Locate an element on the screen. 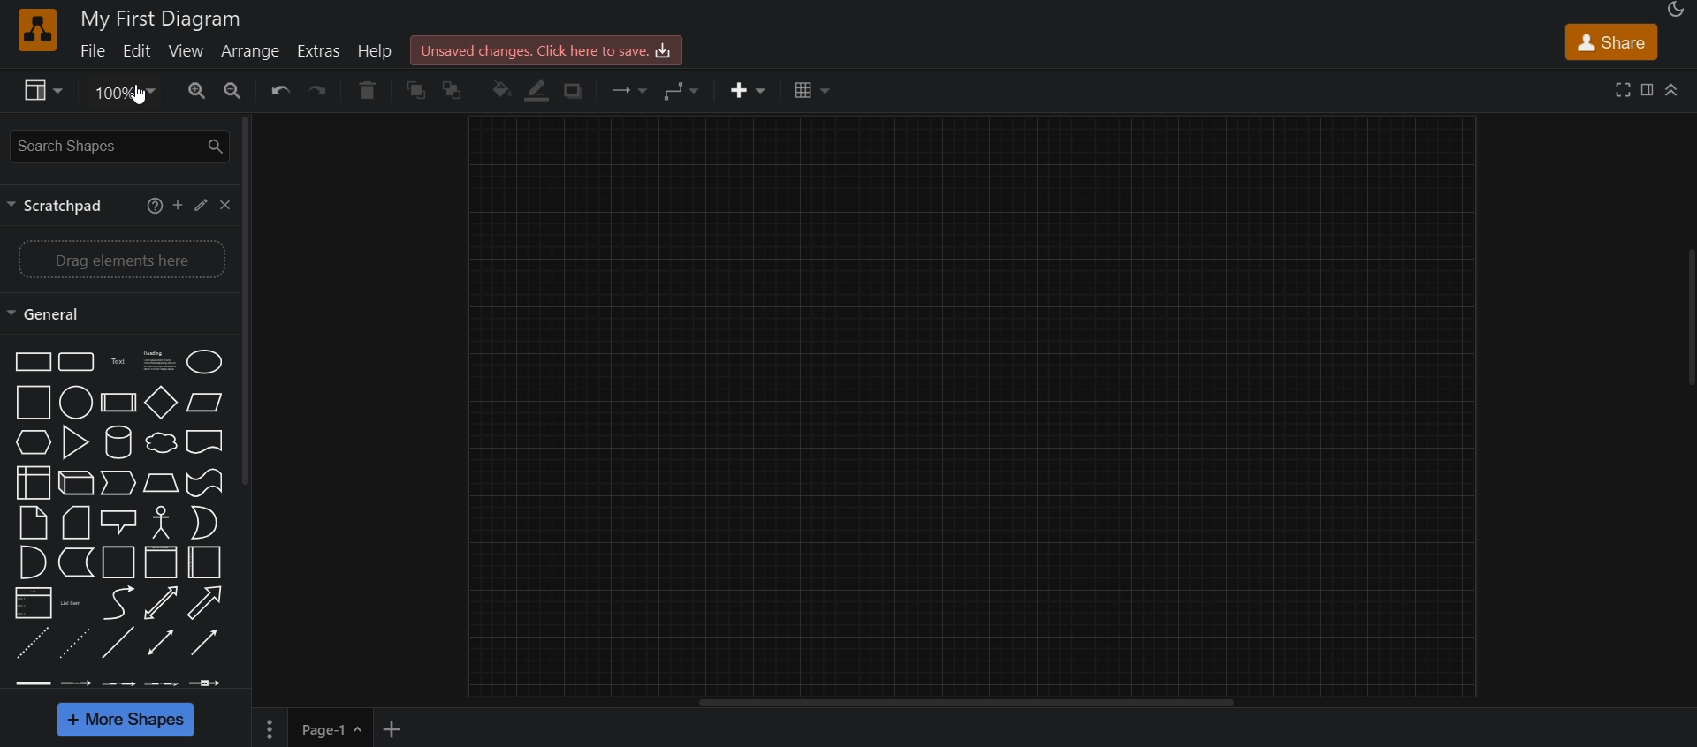  extras is located at coordinates (322, 50).